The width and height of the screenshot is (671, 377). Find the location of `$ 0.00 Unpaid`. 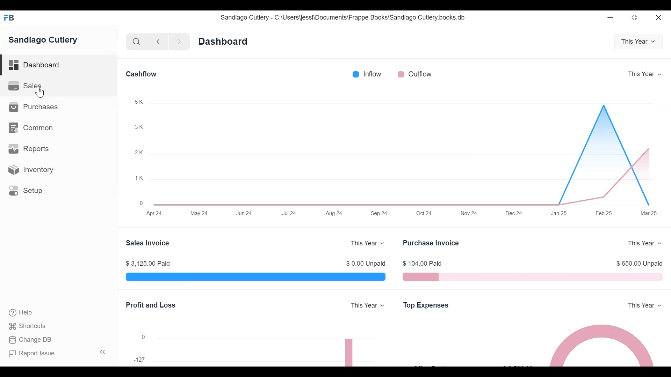

$ 0.00 Unpaid is located at coordinates (365, 263).